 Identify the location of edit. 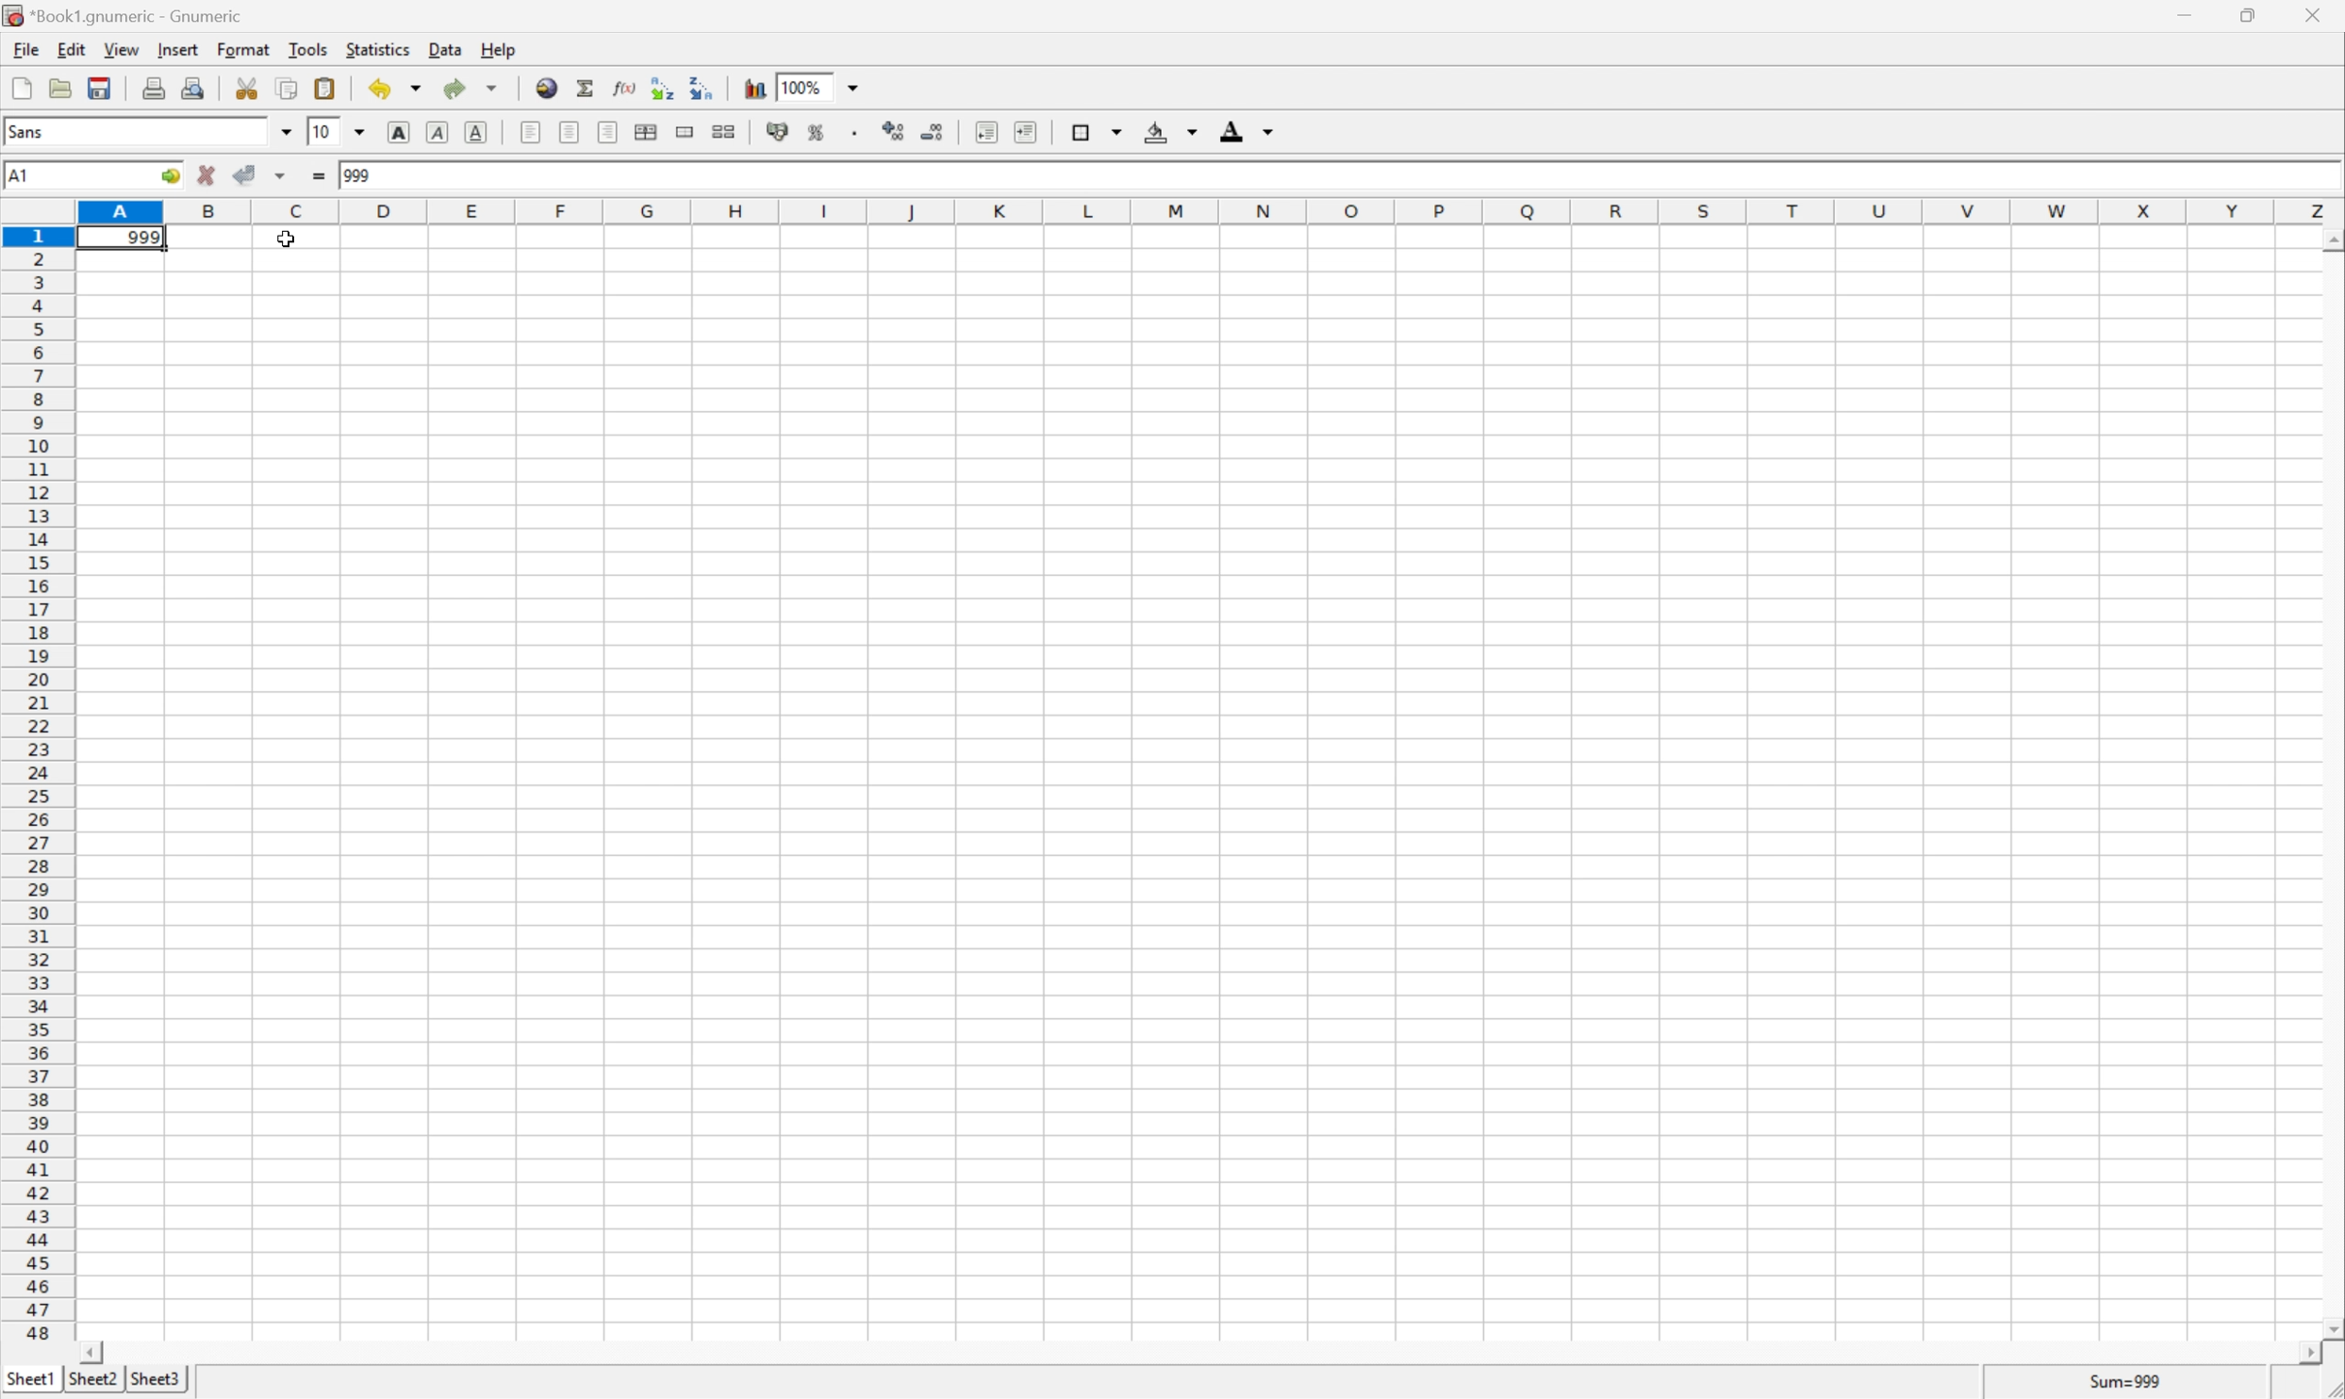
(74, 50).